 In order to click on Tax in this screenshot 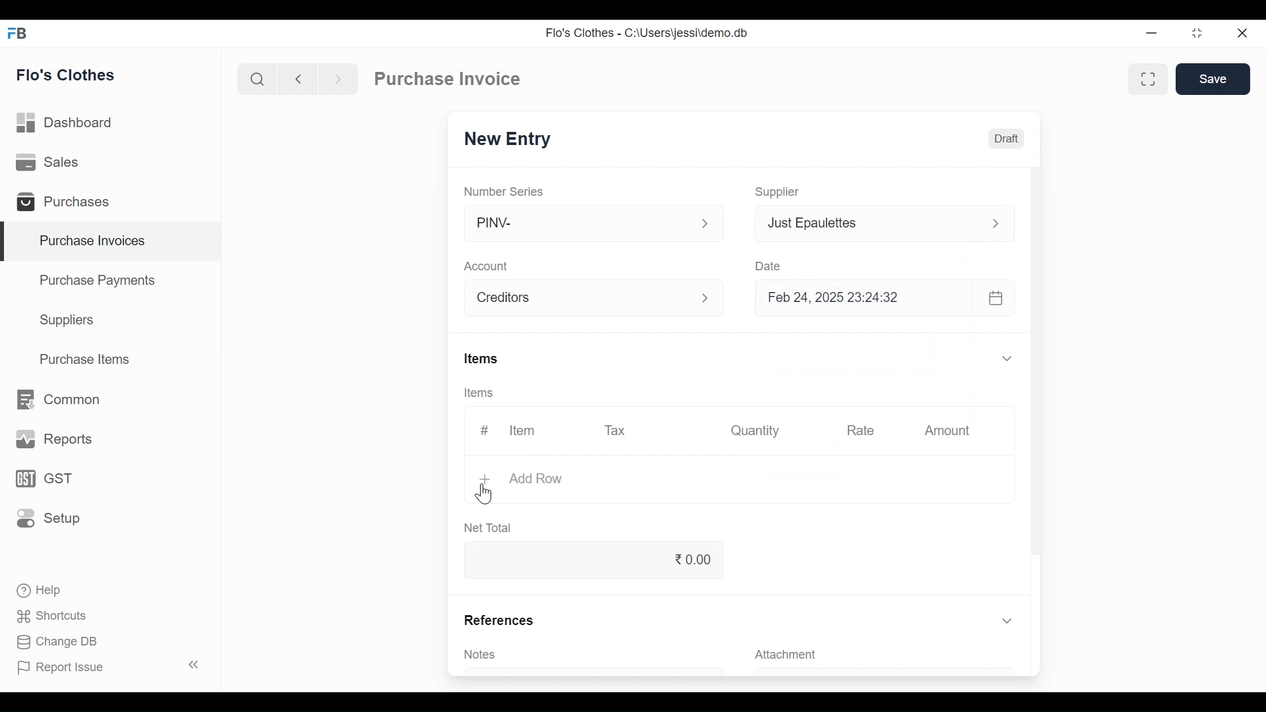, I will do `click(619, 431)`.